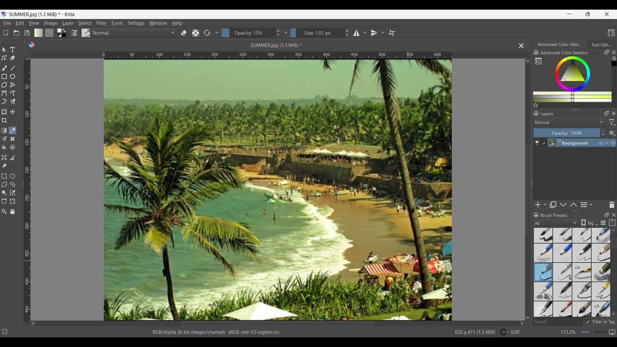 The width and height of the screenshot is (617, 347). Describe the element at coordinates (577, 79) in the screenshot. I see `Color range` at that location.